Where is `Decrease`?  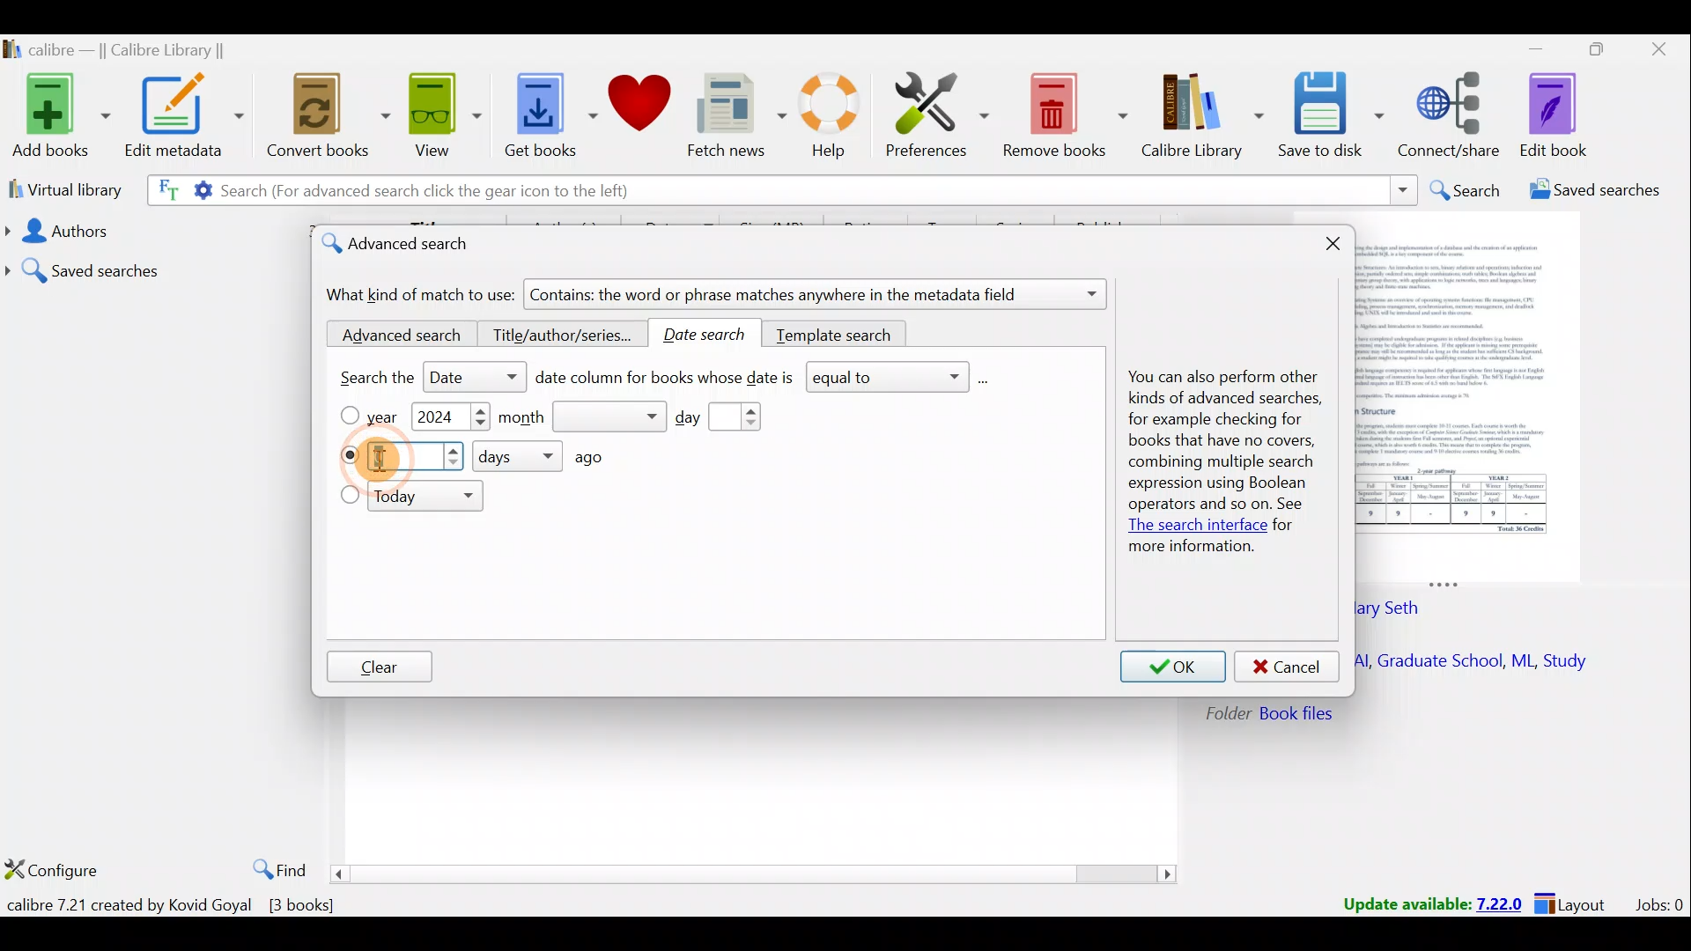
Decrease is located at coordinates (480, 426).